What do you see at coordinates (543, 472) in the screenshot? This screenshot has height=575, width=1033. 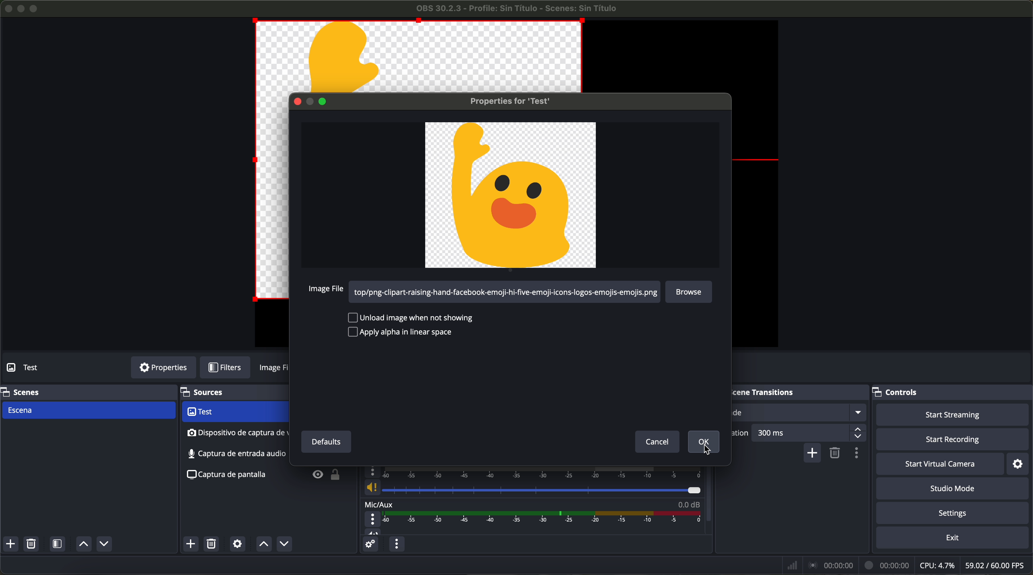 I see `timeline` at bounding box center [543, 472].